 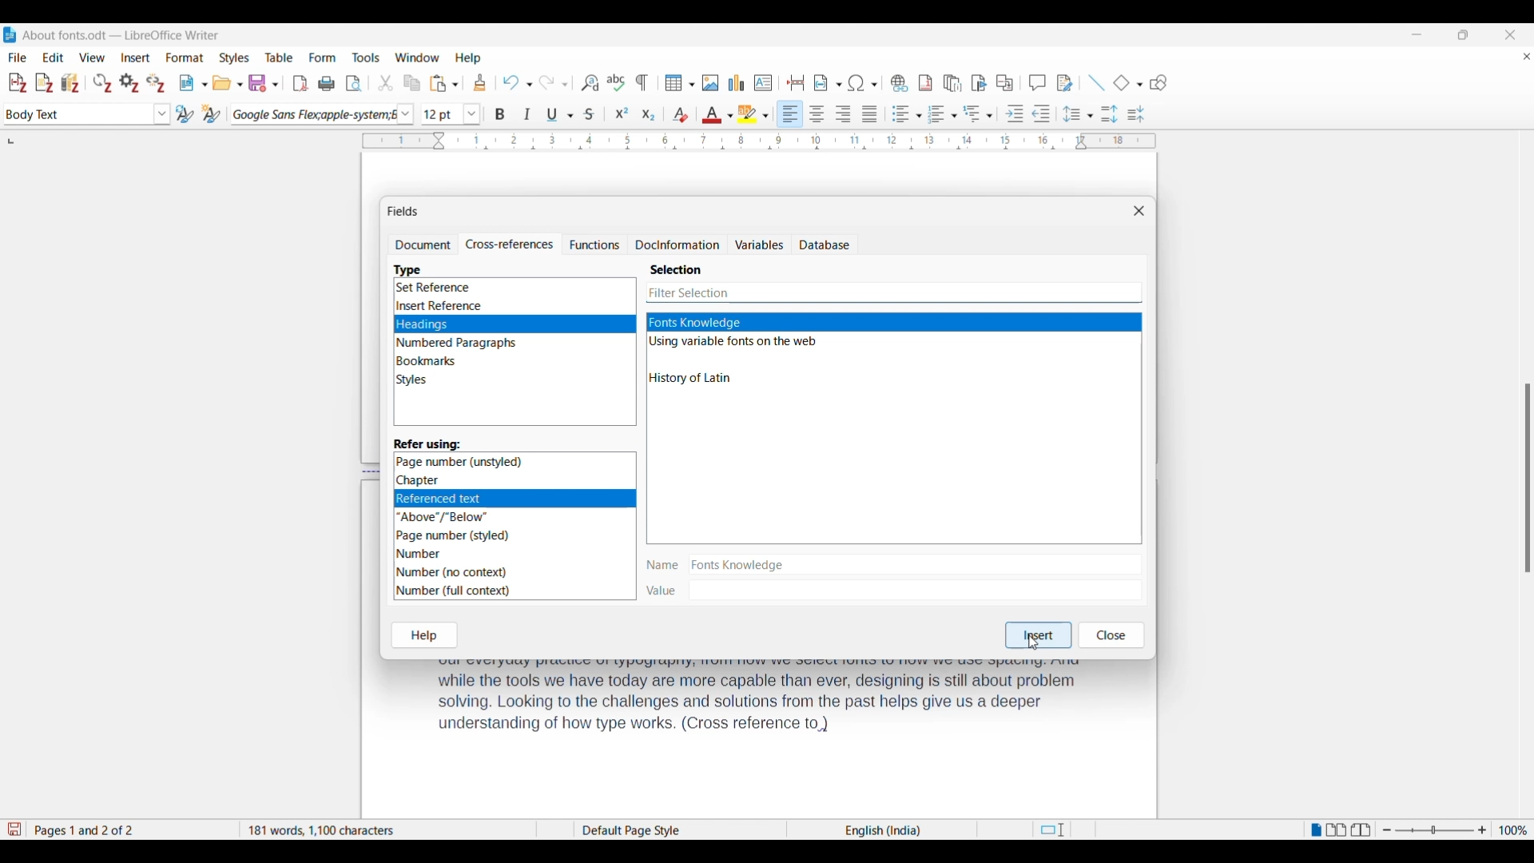 What do you see at coordinates (912, 590) in the screenshot?
I see `Value` at bounding box center [912, 590].